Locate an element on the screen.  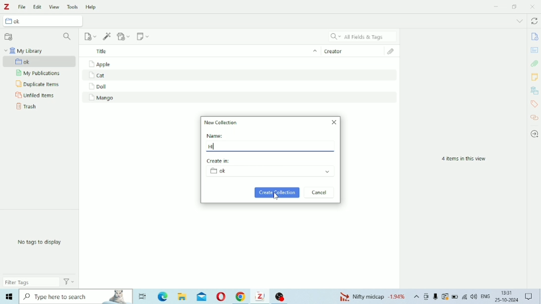
Duplicate Items is located at coordinates (38, 84).